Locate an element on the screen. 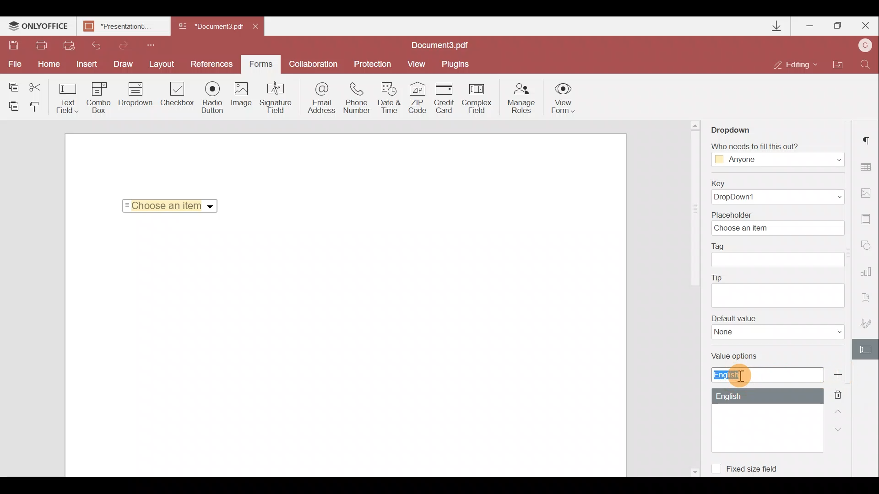  Form settings is located at coordinates (867, 349).